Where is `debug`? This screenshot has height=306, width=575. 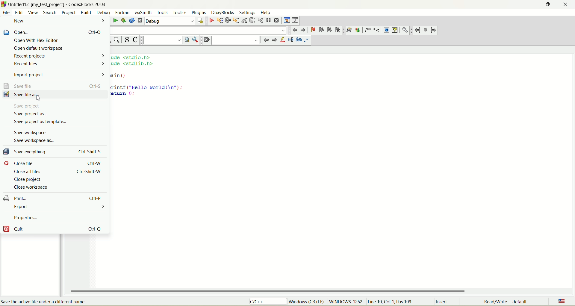 debug is located at coordinates (104, 13).